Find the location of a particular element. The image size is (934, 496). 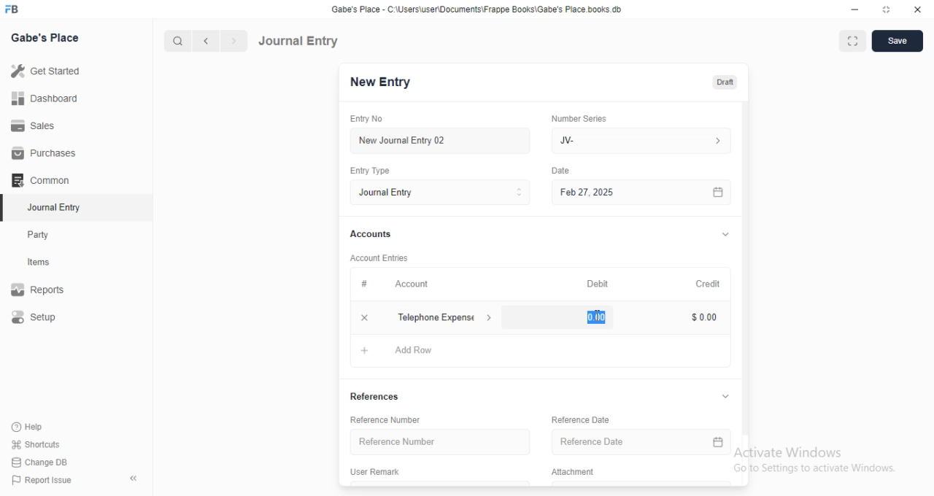

| Change DB is located at coordinates (40, 461).